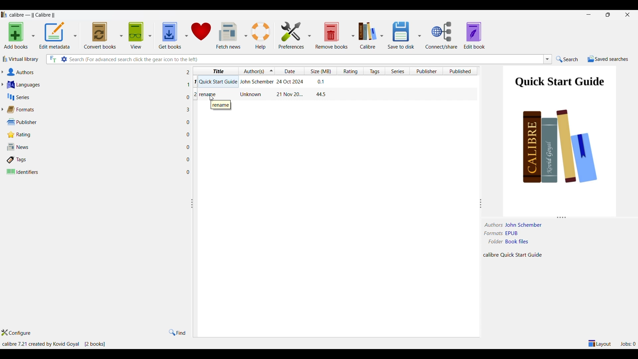 Image resolution: width=638 pixels, height=359 pixels. Describe the element at coordinates (397, 71) in the screenshot. I see `Series column` at that location.